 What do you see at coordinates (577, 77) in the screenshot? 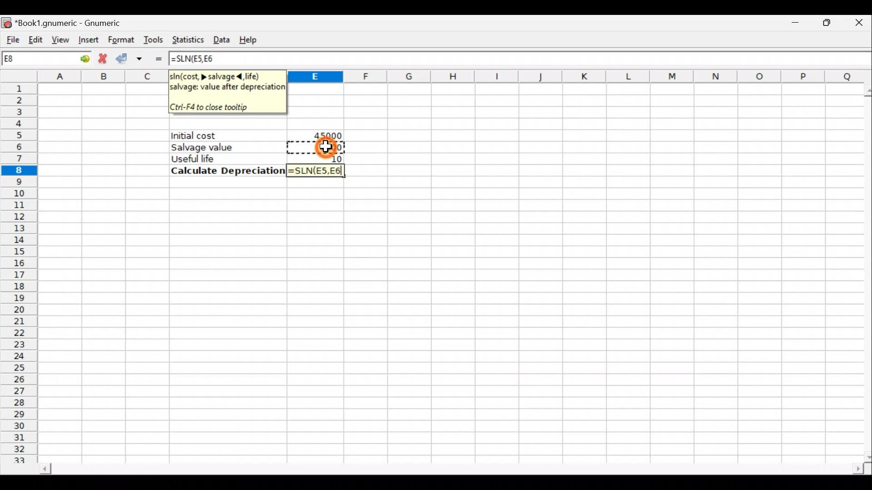
I see `Columns` at bounding box center [577, 77].